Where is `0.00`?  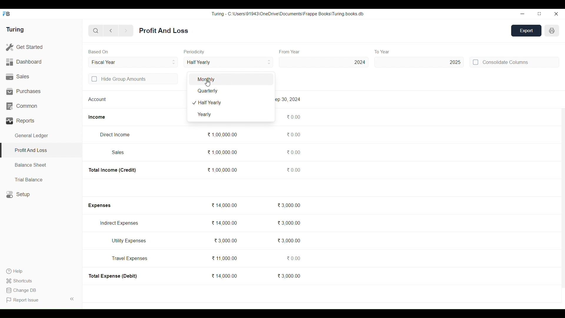 0.00 is located at coordinates (293, 135).